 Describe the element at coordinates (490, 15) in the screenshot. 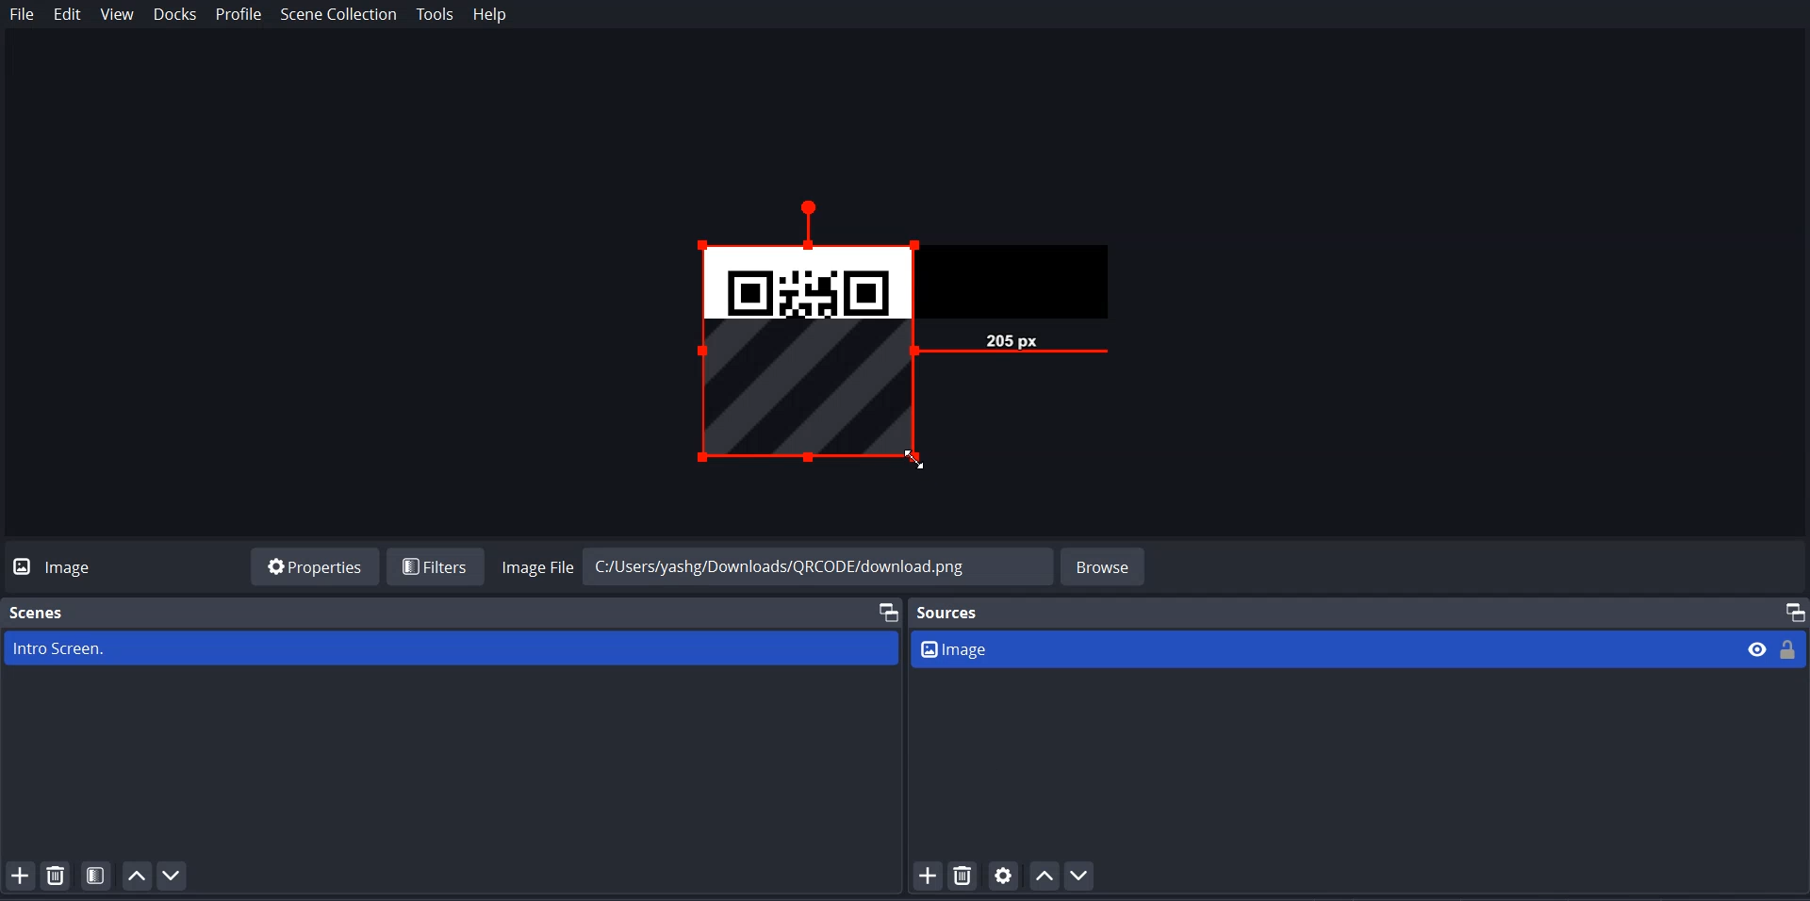

I see `Help` at that location.